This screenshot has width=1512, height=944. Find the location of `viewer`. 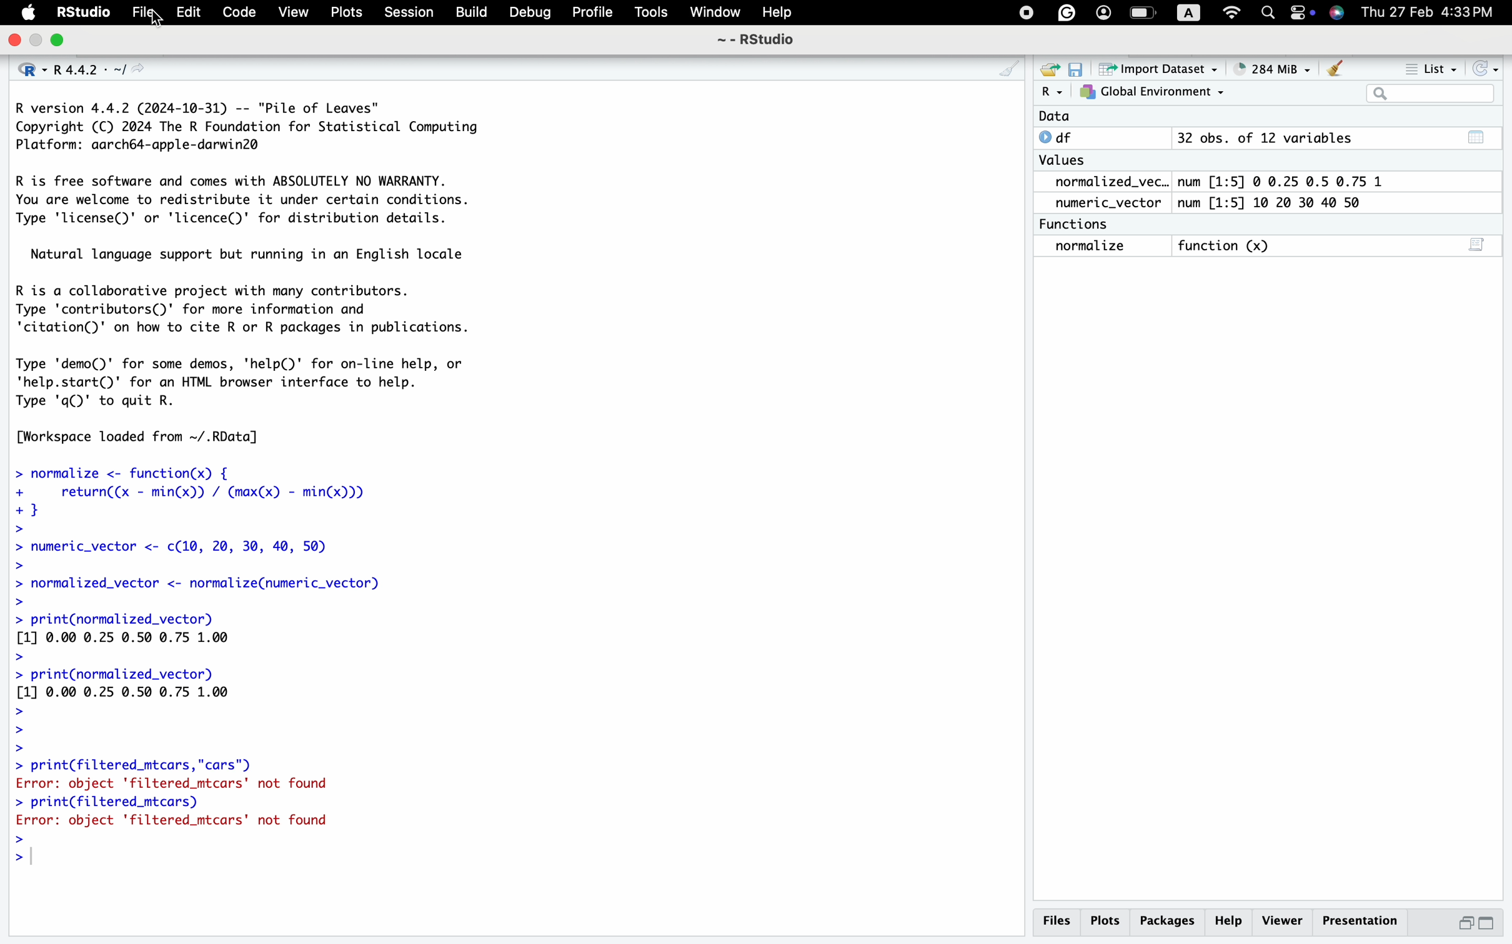

viewer is located at coordinates (1283, 920).